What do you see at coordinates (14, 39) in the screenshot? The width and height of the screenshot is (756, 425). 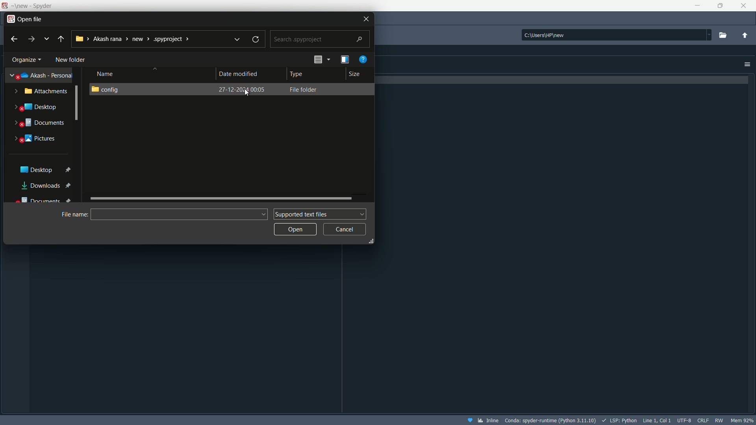 I see `back` at bounding box center [14, 39].